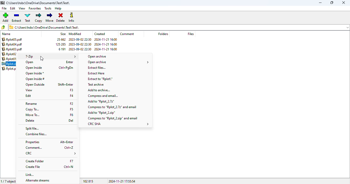 The height and width of the screenshot is (184, 350). What do you see at coordinates (112, 107) in the screenshot?
I see `compress to "Rplot_2.7z" file and email` at bounding box center [112, 107].